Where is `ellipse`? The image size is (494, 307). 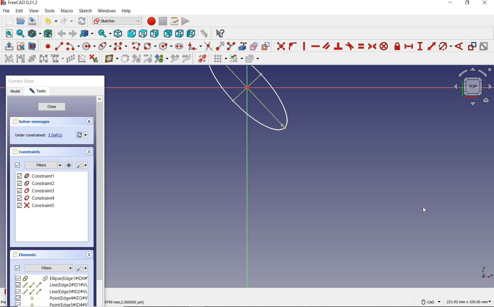 ellipse is located at coordinates (105, 46).